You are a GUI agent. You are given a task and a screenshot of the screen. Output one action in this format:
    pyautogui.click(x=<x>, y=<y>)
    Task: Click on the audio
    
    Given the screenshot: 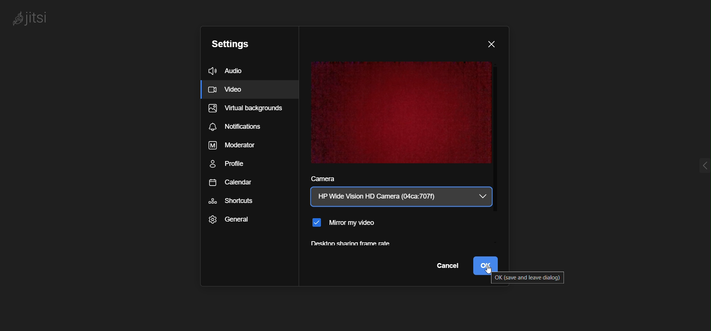 What is the action you would take?
    pyautogui.click(x=225, y=69)
    